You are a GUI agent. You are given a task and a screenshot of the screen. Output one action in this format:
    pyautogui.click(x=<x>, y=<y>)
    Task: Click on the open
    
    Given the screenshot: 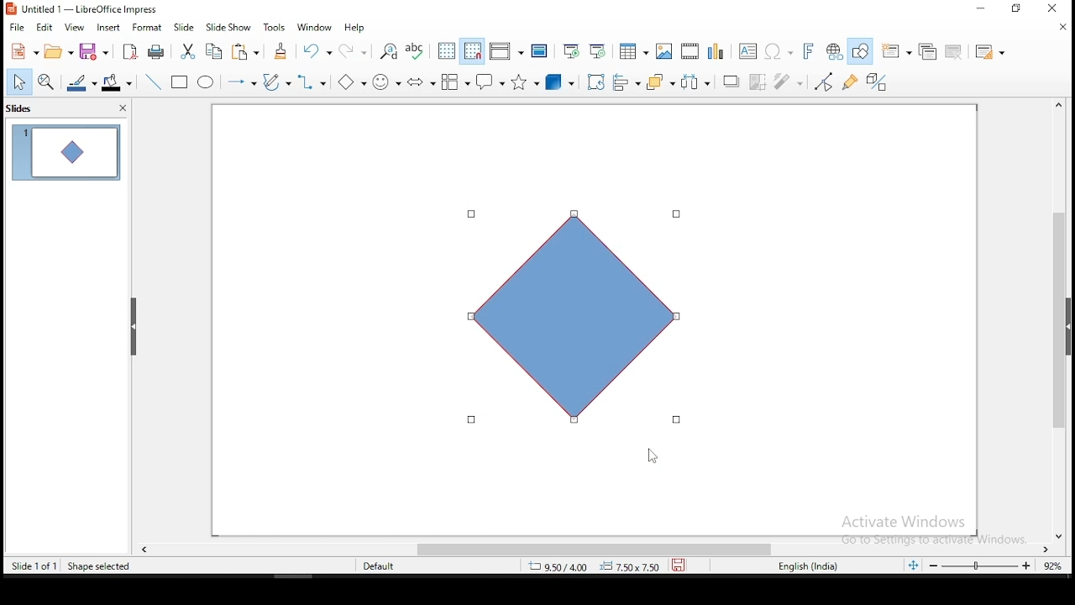 What is the action you would take?
    pyautogui.click(x=57, y=51)
    